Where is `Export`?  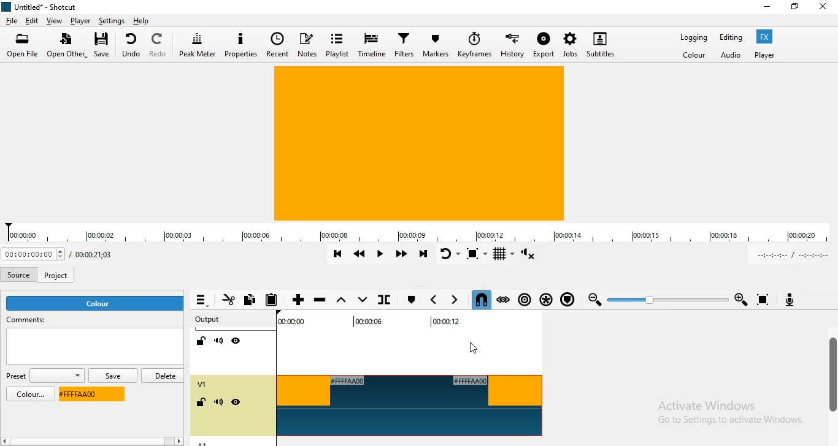
Export is located at coordinates (543, 47).